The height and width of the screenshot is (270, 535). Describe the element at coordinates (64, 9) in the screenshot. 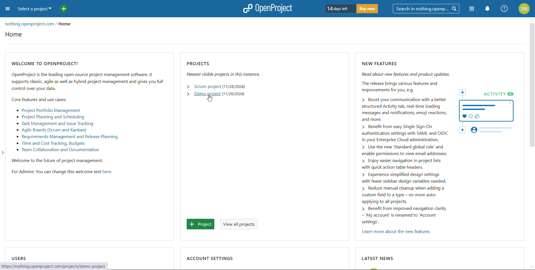

I see `add project` at that location.